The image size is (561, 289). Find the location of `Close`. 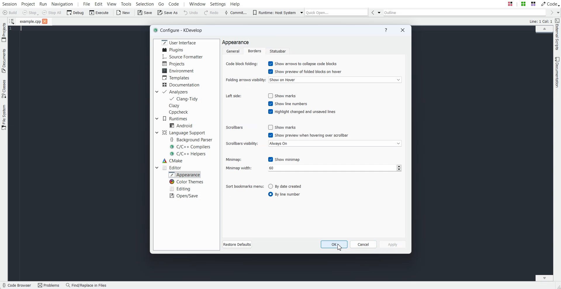

Close is located at coordinates (402, 30).